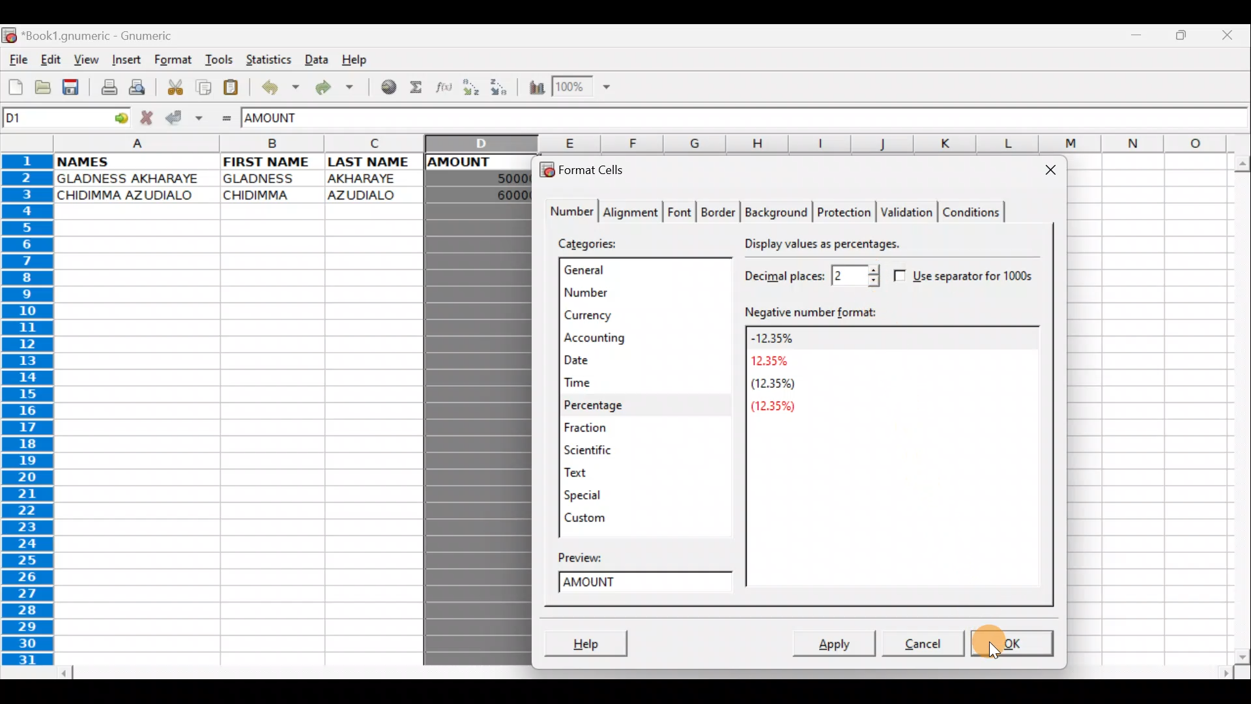 The image size is (1251, 704). I want to click on GLADNESS AKHARAYE, so click(133, 178).